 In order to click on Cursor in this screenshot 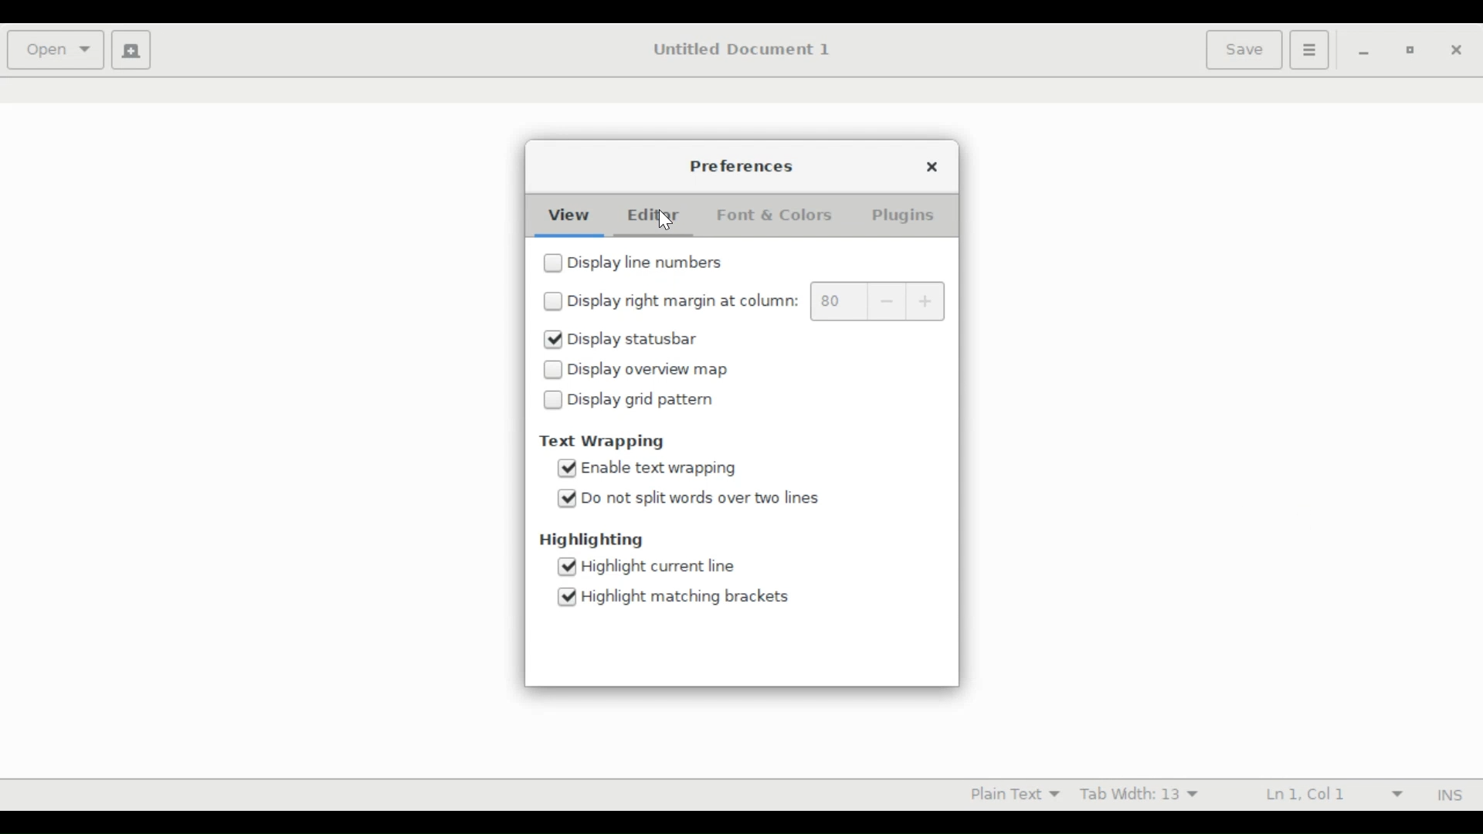, I will do `click(666, 222)`.